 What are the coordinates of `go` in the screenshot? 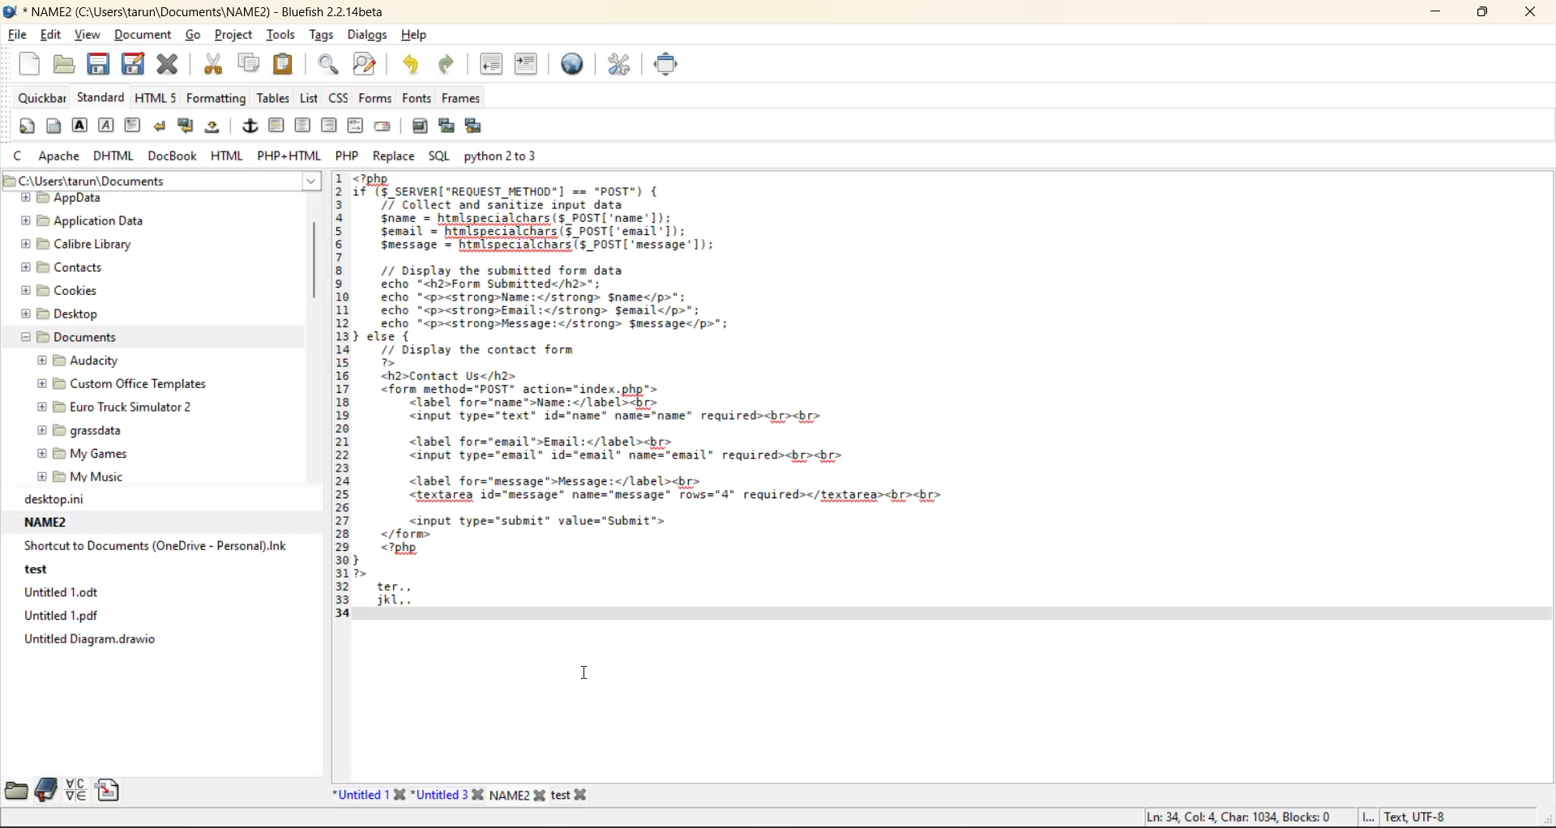 It's located at (193, 34).